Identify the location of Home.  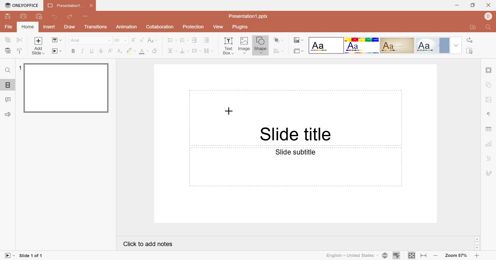
(27, 27).